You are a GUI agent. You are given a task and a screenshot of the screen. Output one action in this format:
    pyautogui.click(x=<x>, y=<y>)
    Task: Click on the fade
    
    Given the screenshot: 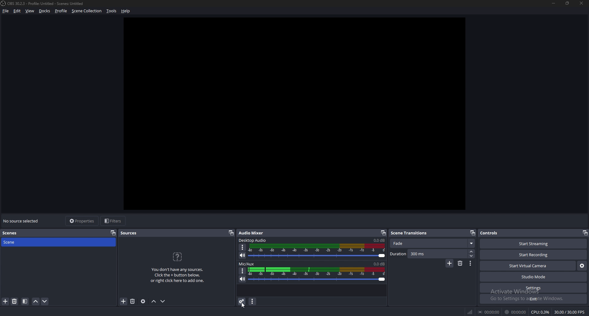 What is the action you would take?
    pyautogui.click(x=432, y=244)
    